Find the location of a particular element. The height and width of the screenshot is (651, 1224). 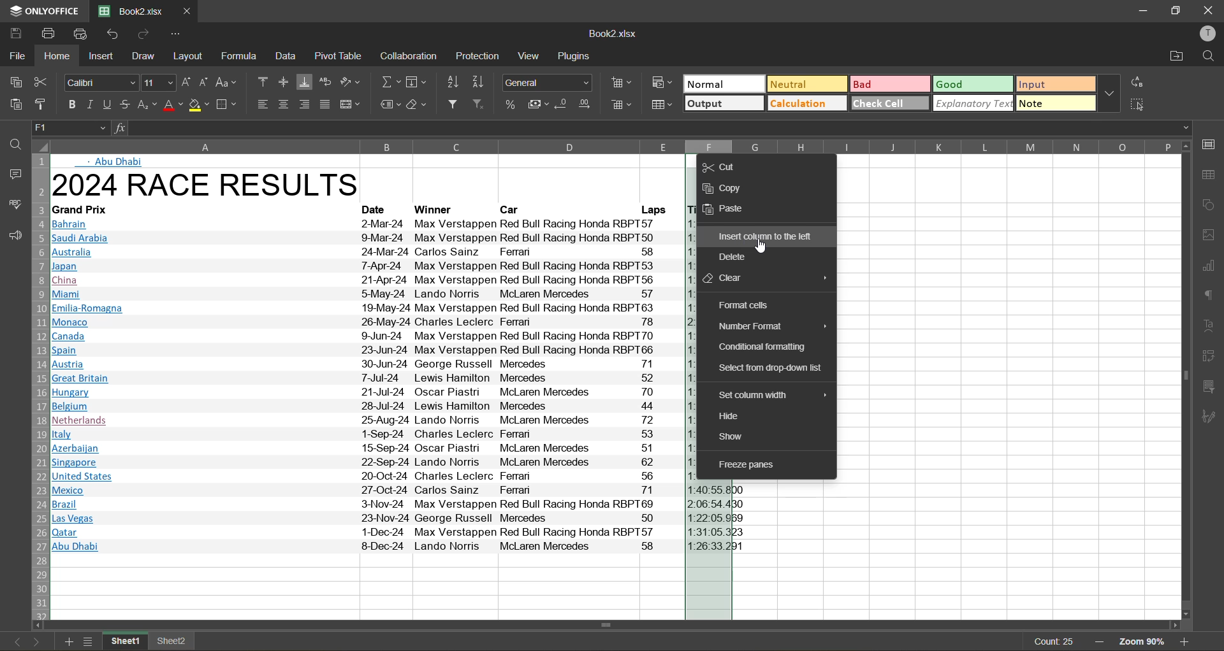

cursor is located at coordinates (762, 248).